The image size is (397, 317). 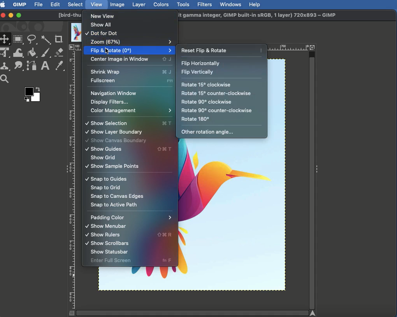 I want to click on Fil and rotate, so click(x=127, y=51).